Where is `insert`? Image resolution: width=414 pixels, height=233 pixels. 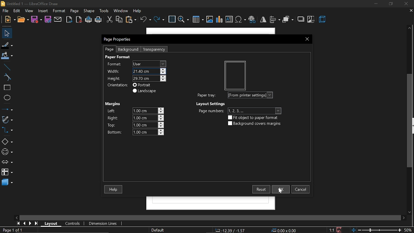
insert is located at coordinates (42, 11).